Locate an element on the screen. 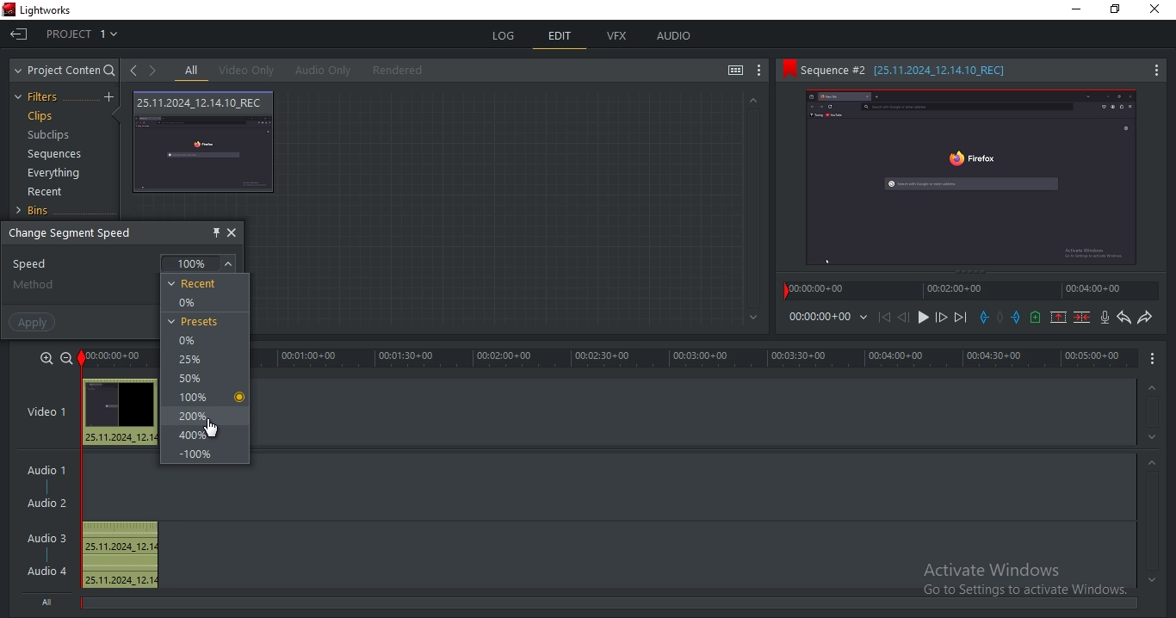  Preview is located at coordinates (978, 182).